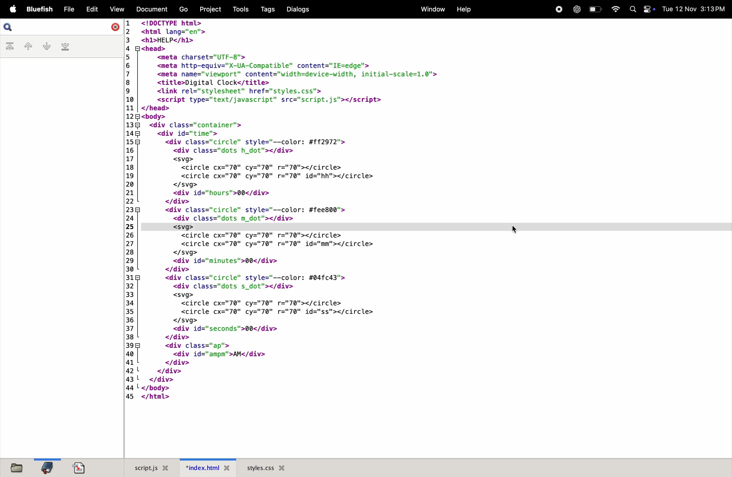 The width and height of the screenshot is (732, 477). Describe the element at coordinates (14, 467) in the screenshot. I see `new file` at that location.